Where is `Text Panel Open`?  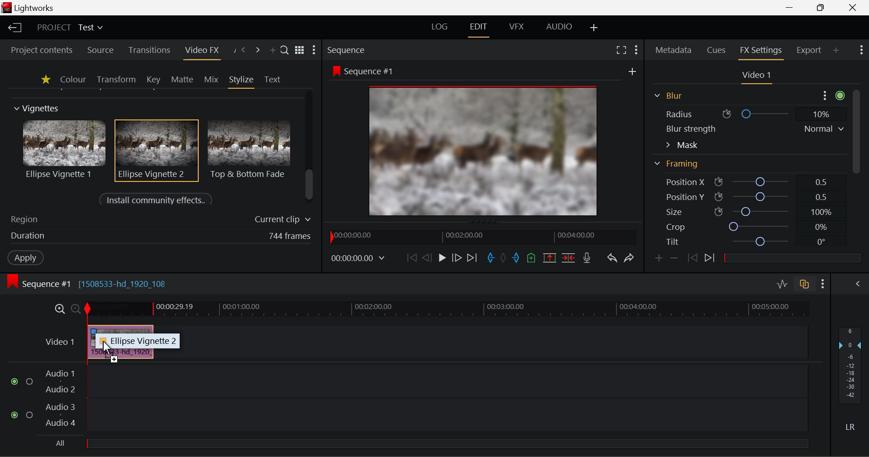
Text Panel Open is located at coordinates (273, 79).